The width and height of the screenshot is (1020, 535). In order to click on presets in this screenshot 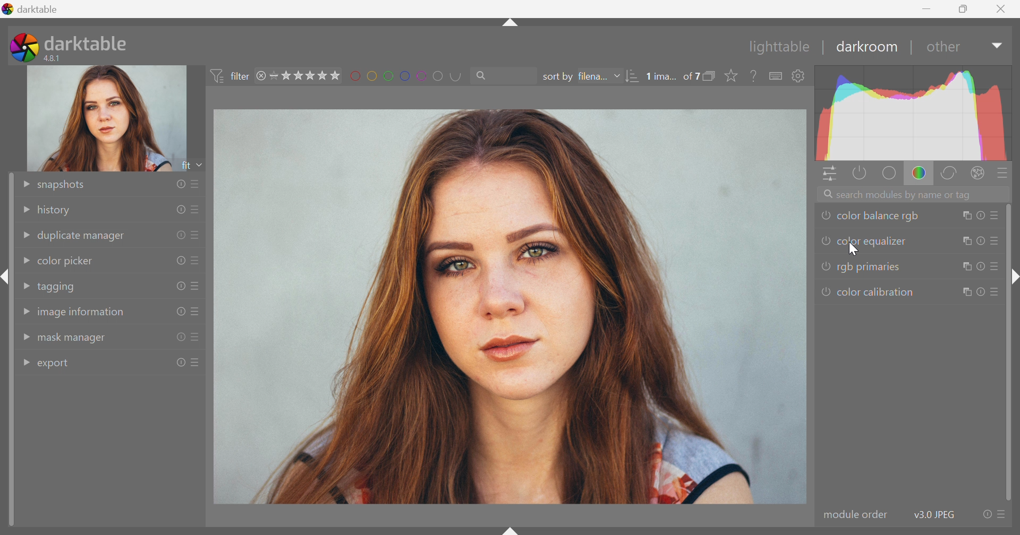, I will do `click(199, 361)`.